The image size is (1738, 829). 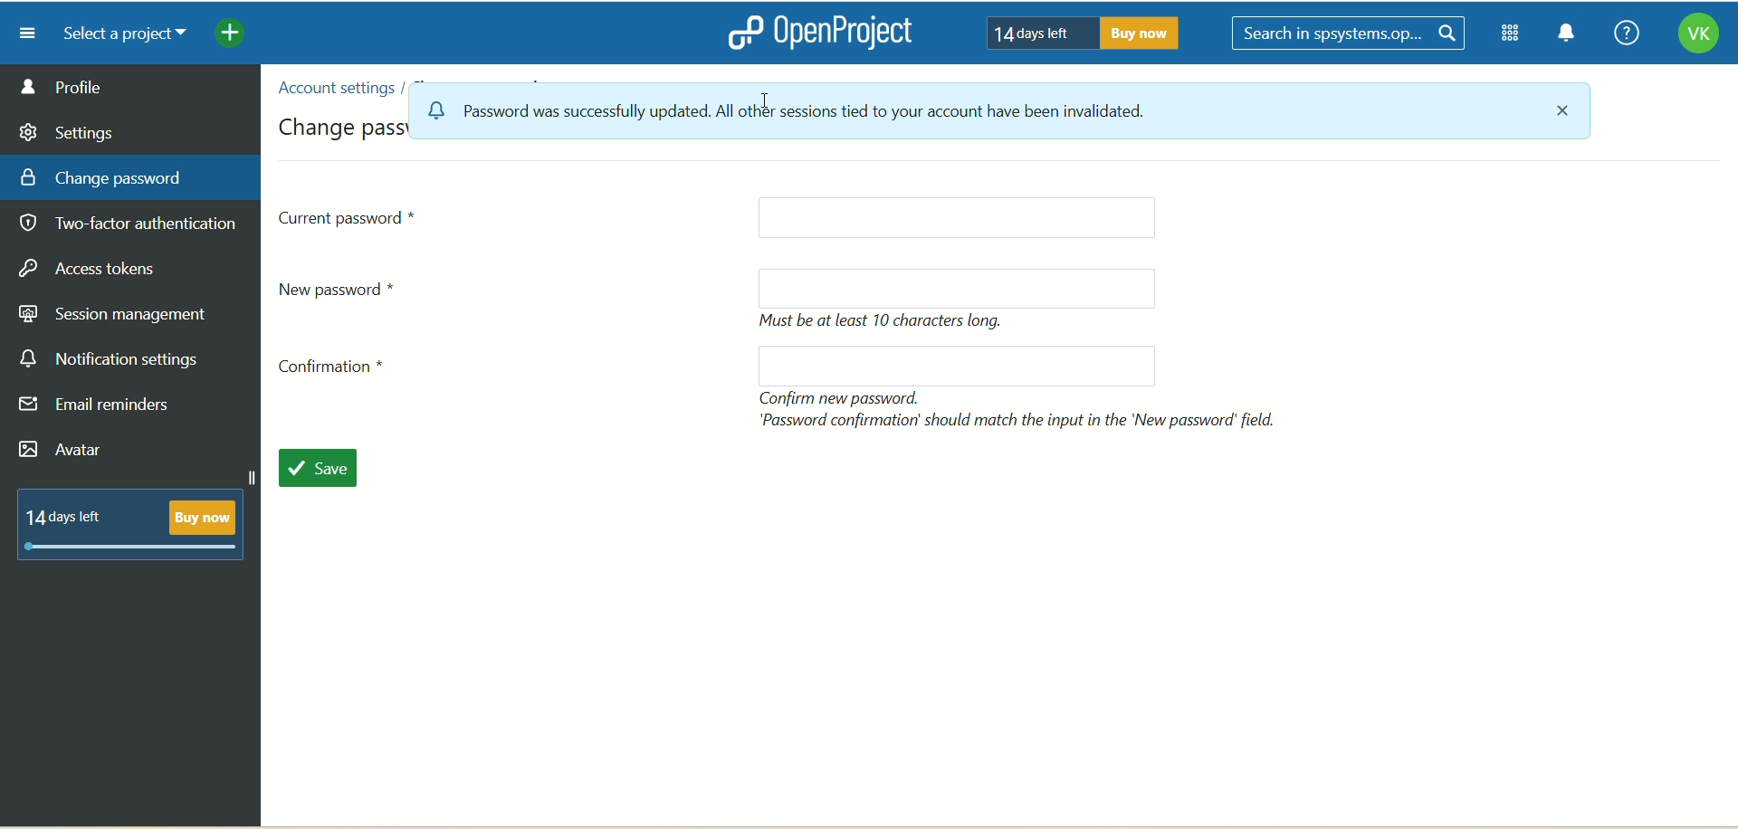 What do you see at coordinates (349, 216) in the screenshot?
I see `current password` at bounding box center [349, 216].